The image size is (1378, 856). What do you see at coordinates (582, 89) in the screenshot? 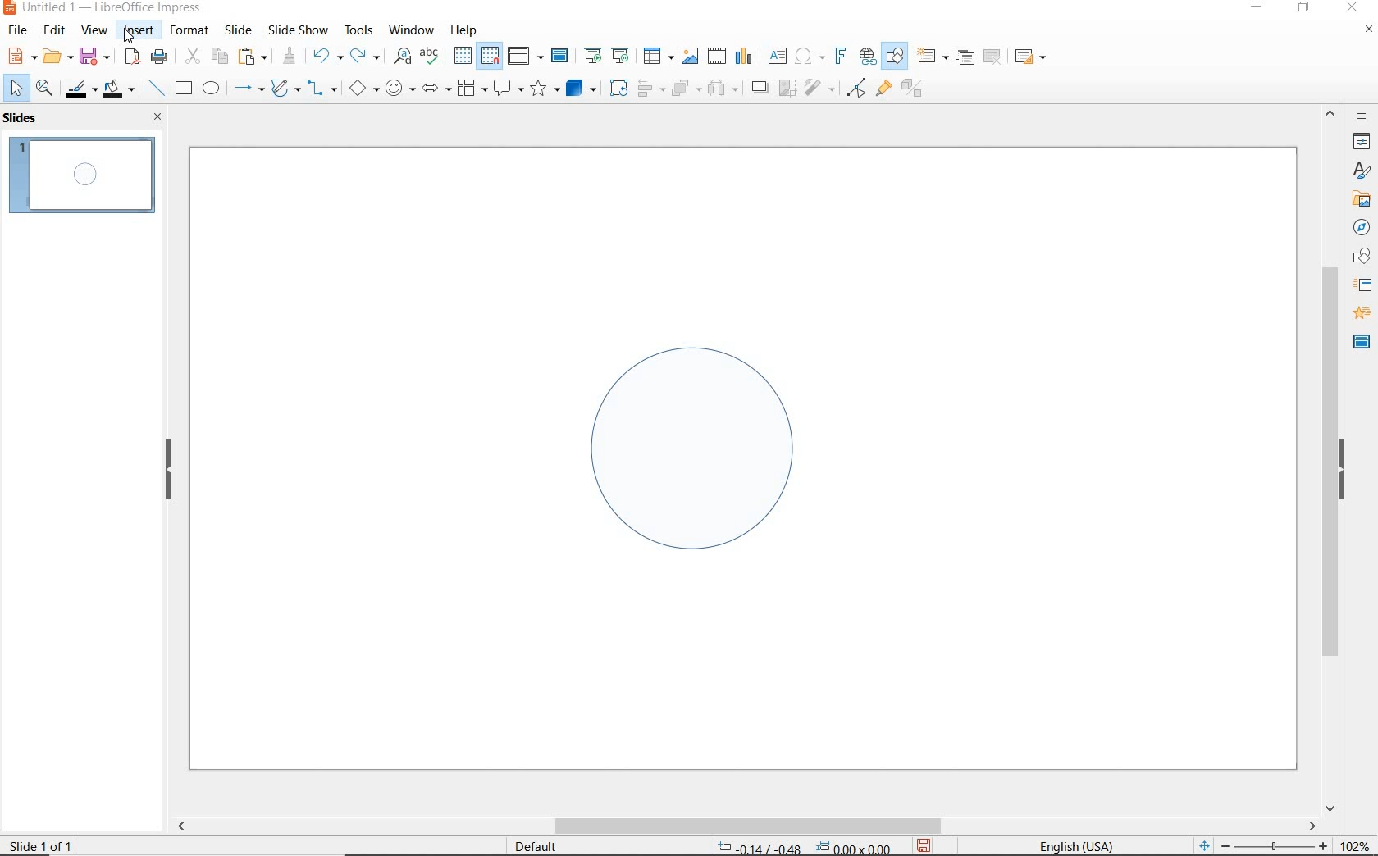
I see `3d objects` at bounding box center [582, 89].